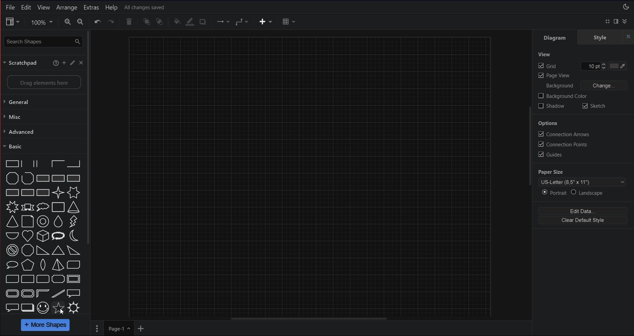 This screenshot has height=336, width=634. What do you see at coordinates (556, 37) in the screenshot?
I see `Diagram` at bounding box center [556, 37].